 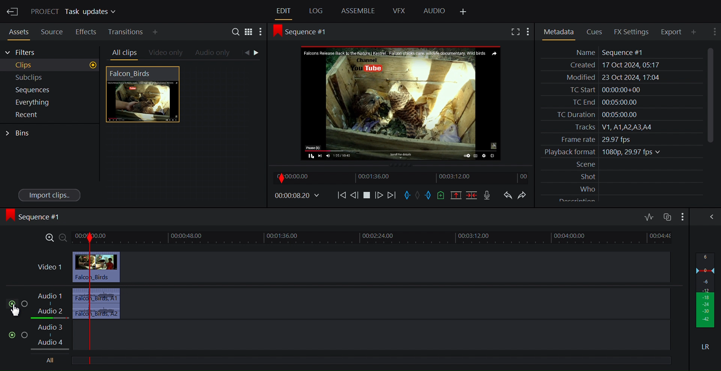 I want to click on Effects, so click(x=86, y=31).